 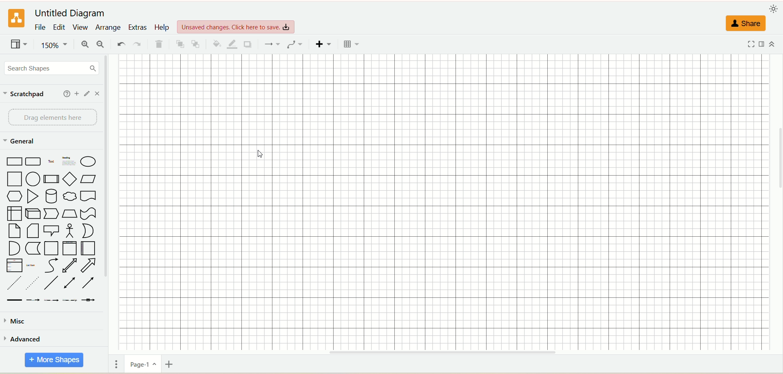 What do you see at coordinates (101, 45) in the screenshot?
I see `zoom out` at bounding box center [101, 45].